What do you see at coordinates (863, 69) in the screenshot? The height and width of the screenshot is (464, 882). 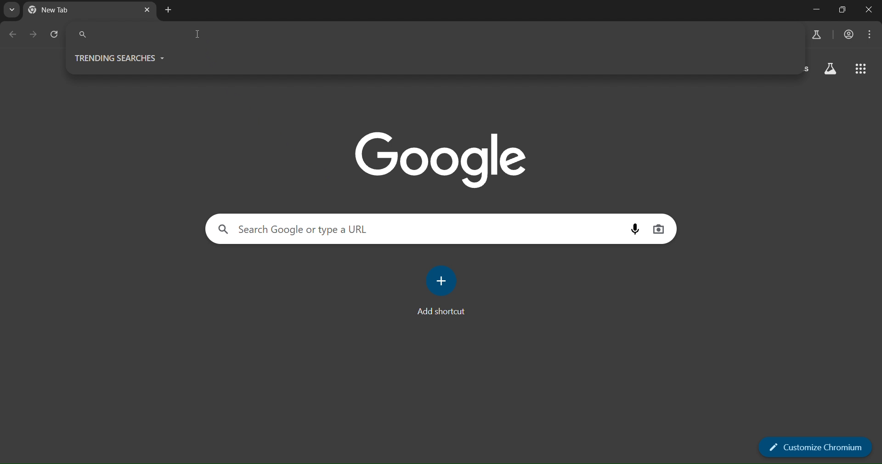 I see `google apps` at bounding box center [863, 69].